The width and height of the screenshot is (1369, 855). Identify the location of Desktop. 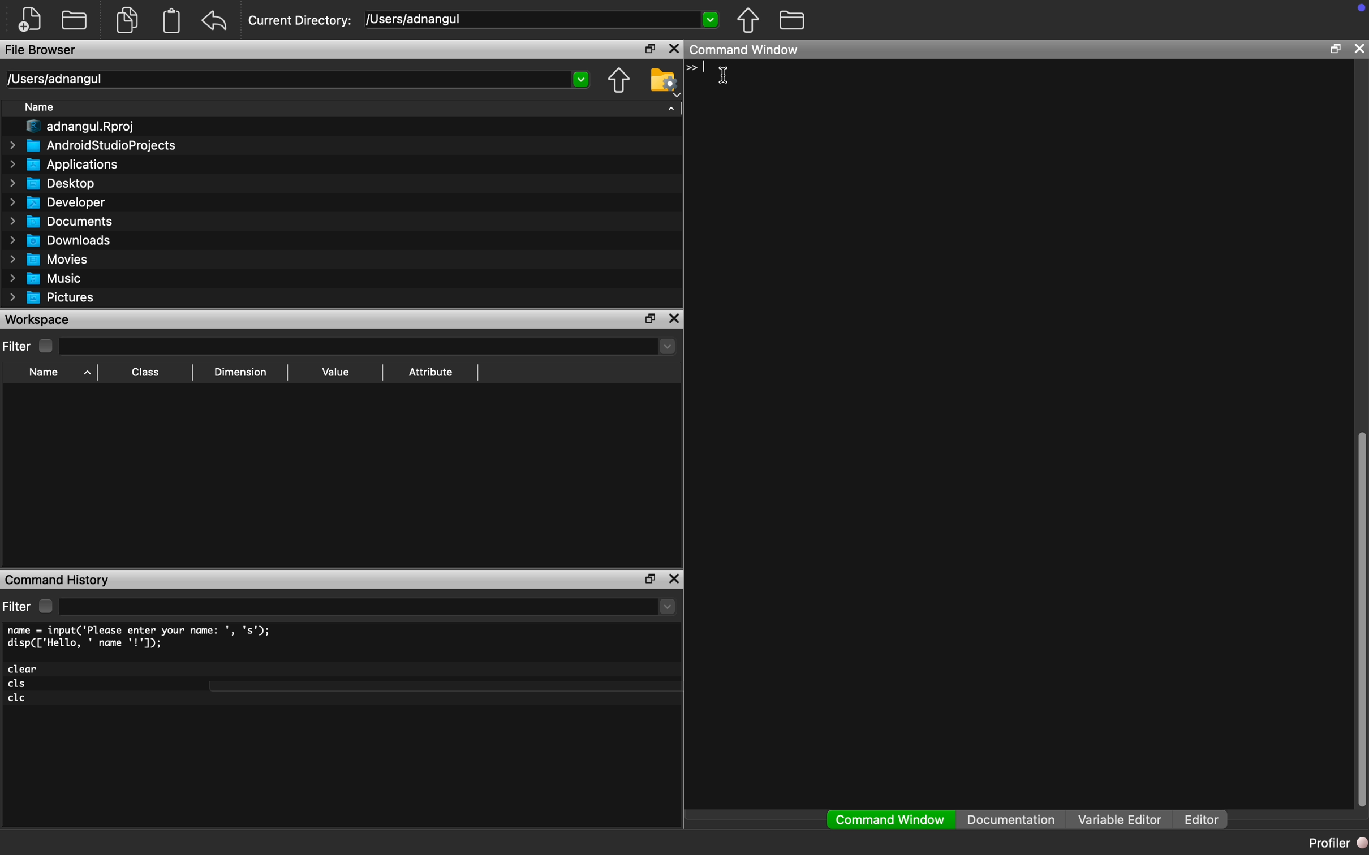
(52, 184).